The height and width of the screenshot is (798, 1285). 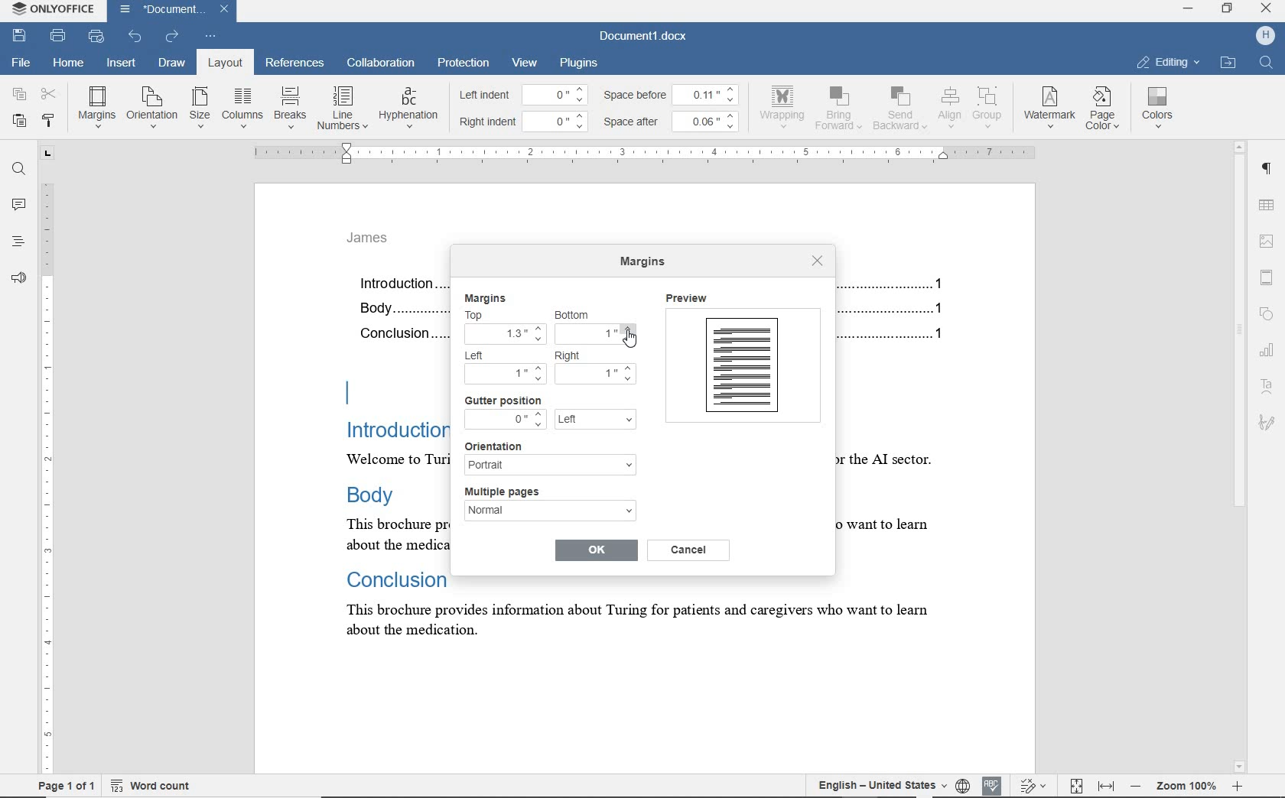 What do you see at coordinates (503, 401) in the screenshot?
I see `gutter position` at bounding box center [503, 401].